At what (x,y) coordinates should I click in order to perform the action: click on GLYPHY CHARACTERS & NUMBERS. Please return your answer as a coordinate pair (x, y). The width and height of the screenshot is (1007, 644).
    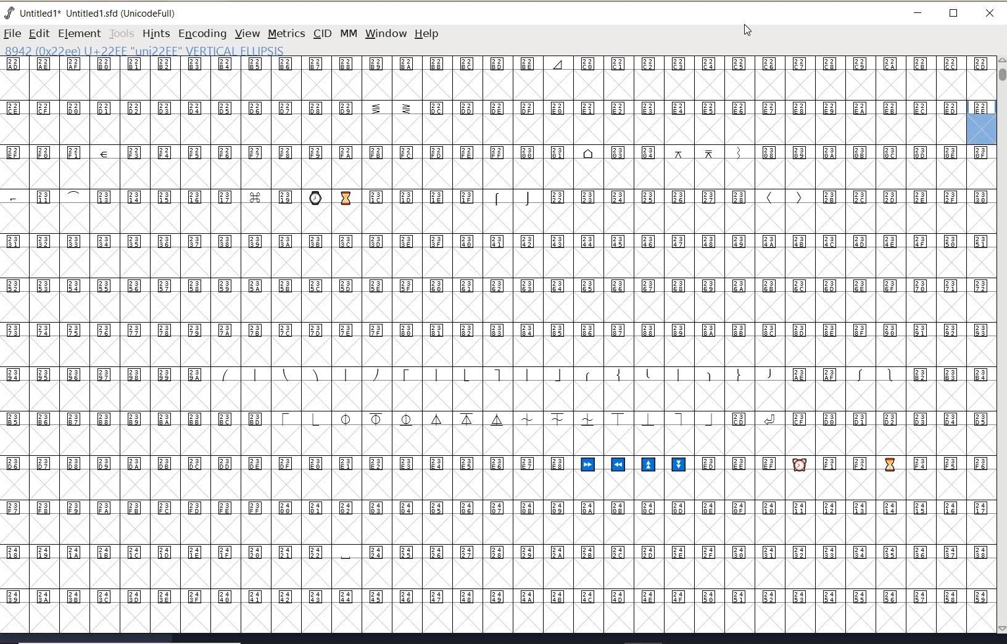
    Looking at the image, I should click on (481, 343).